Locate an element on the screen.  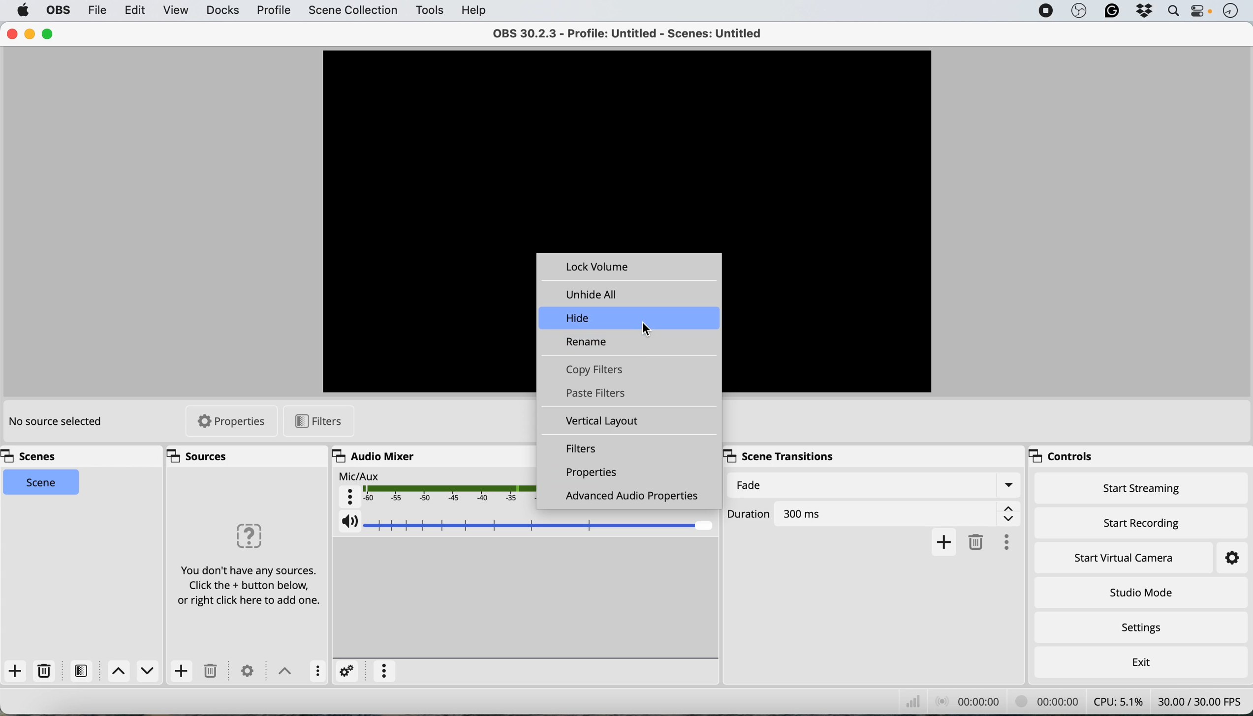
grammarly is located at coordinates (1111, 11).